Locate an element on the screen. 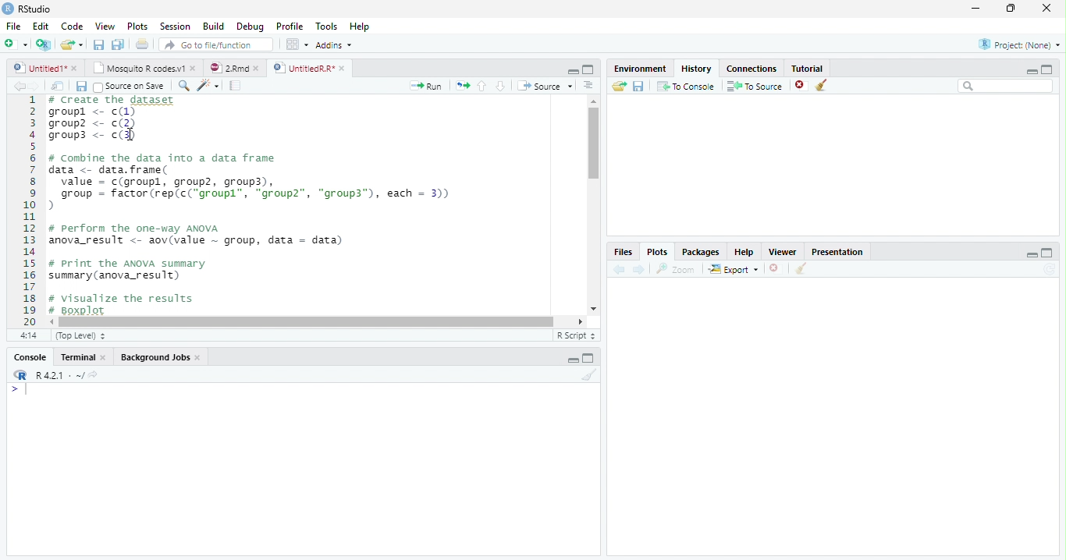 Image resolution: width=1066 pixels, height=560 pixels. Connections is located at coordinates (753, 67).